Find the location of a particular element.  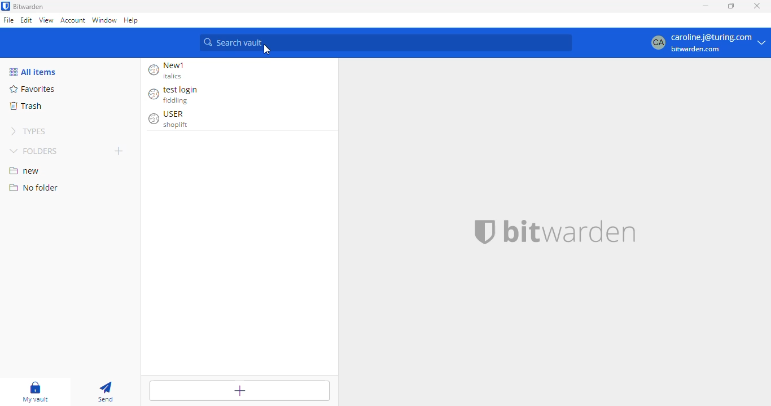

file is located at coordinates (8, 20).